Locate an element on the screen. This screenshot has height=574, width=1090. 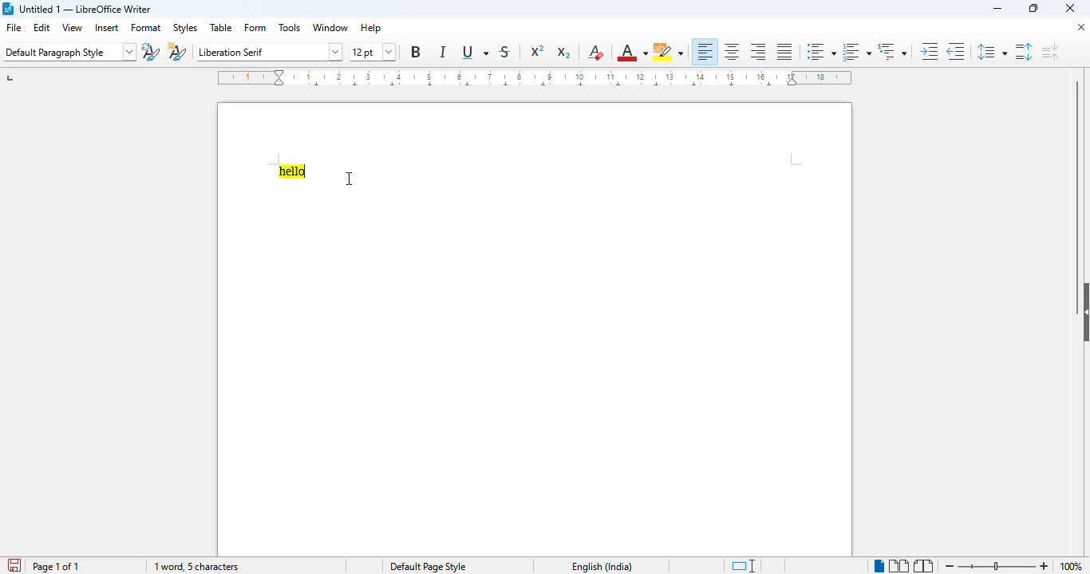
default page style is located at coordinates (423, 566).